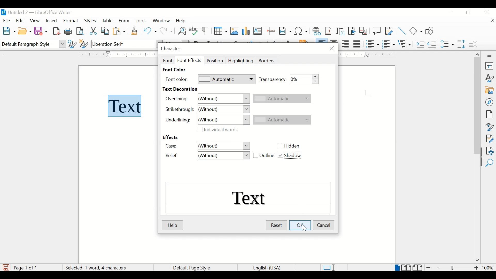 This screenshot has width=496, height=279. What do you see at coordinates (397, 268) in the screenshot?
I see `single page view` at bounding box center [397, 268].